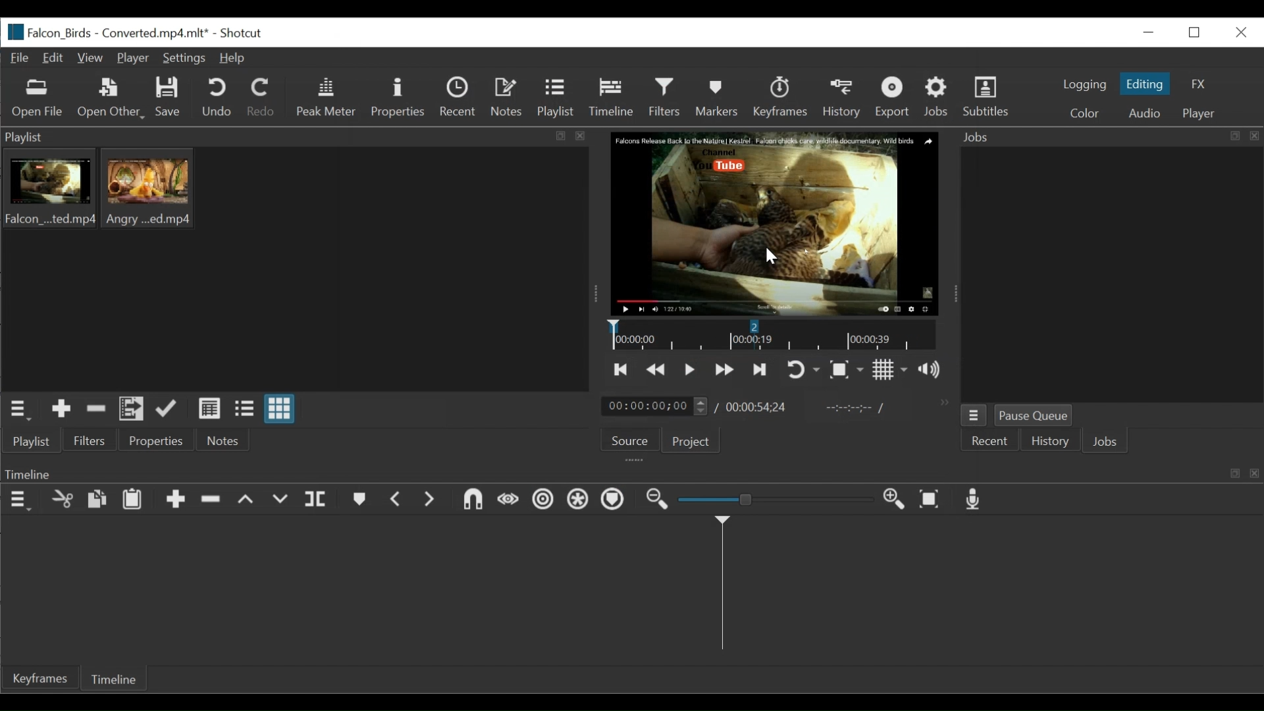 The height and width of the screenshot is (711, 1264). I want to click on Split at playhead, so click(317, 500).